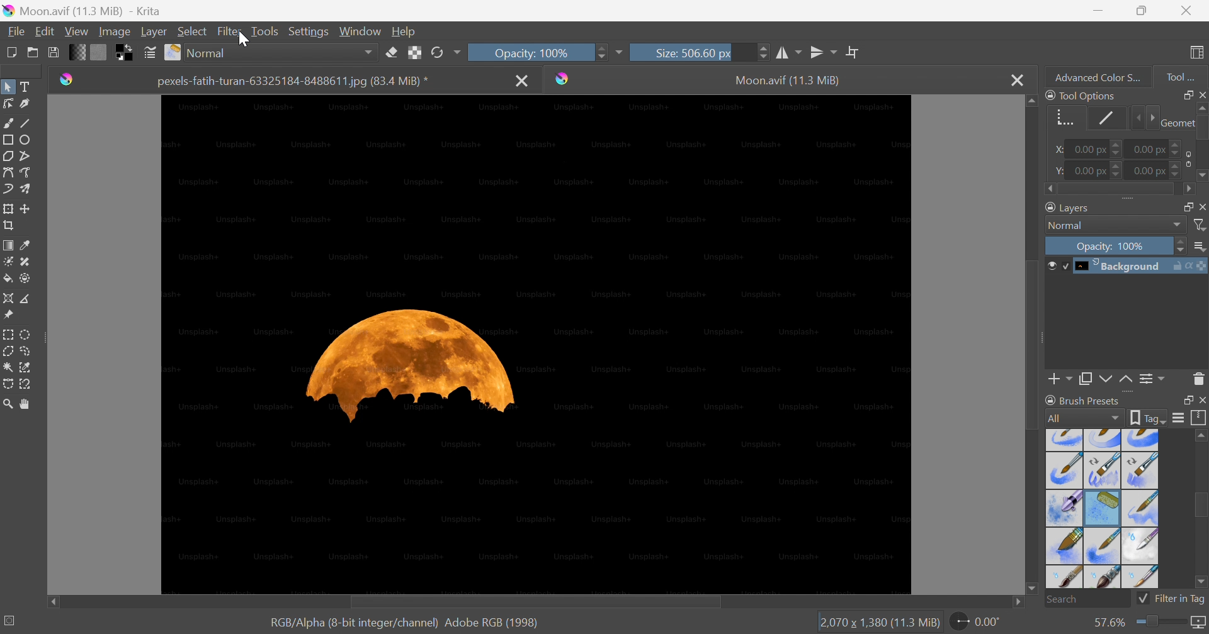 The height and width of the screenshot is (634, 1209). Describe the element at coordinates (27, 156) in the screenshot. I see `Polyline tool` at that location.